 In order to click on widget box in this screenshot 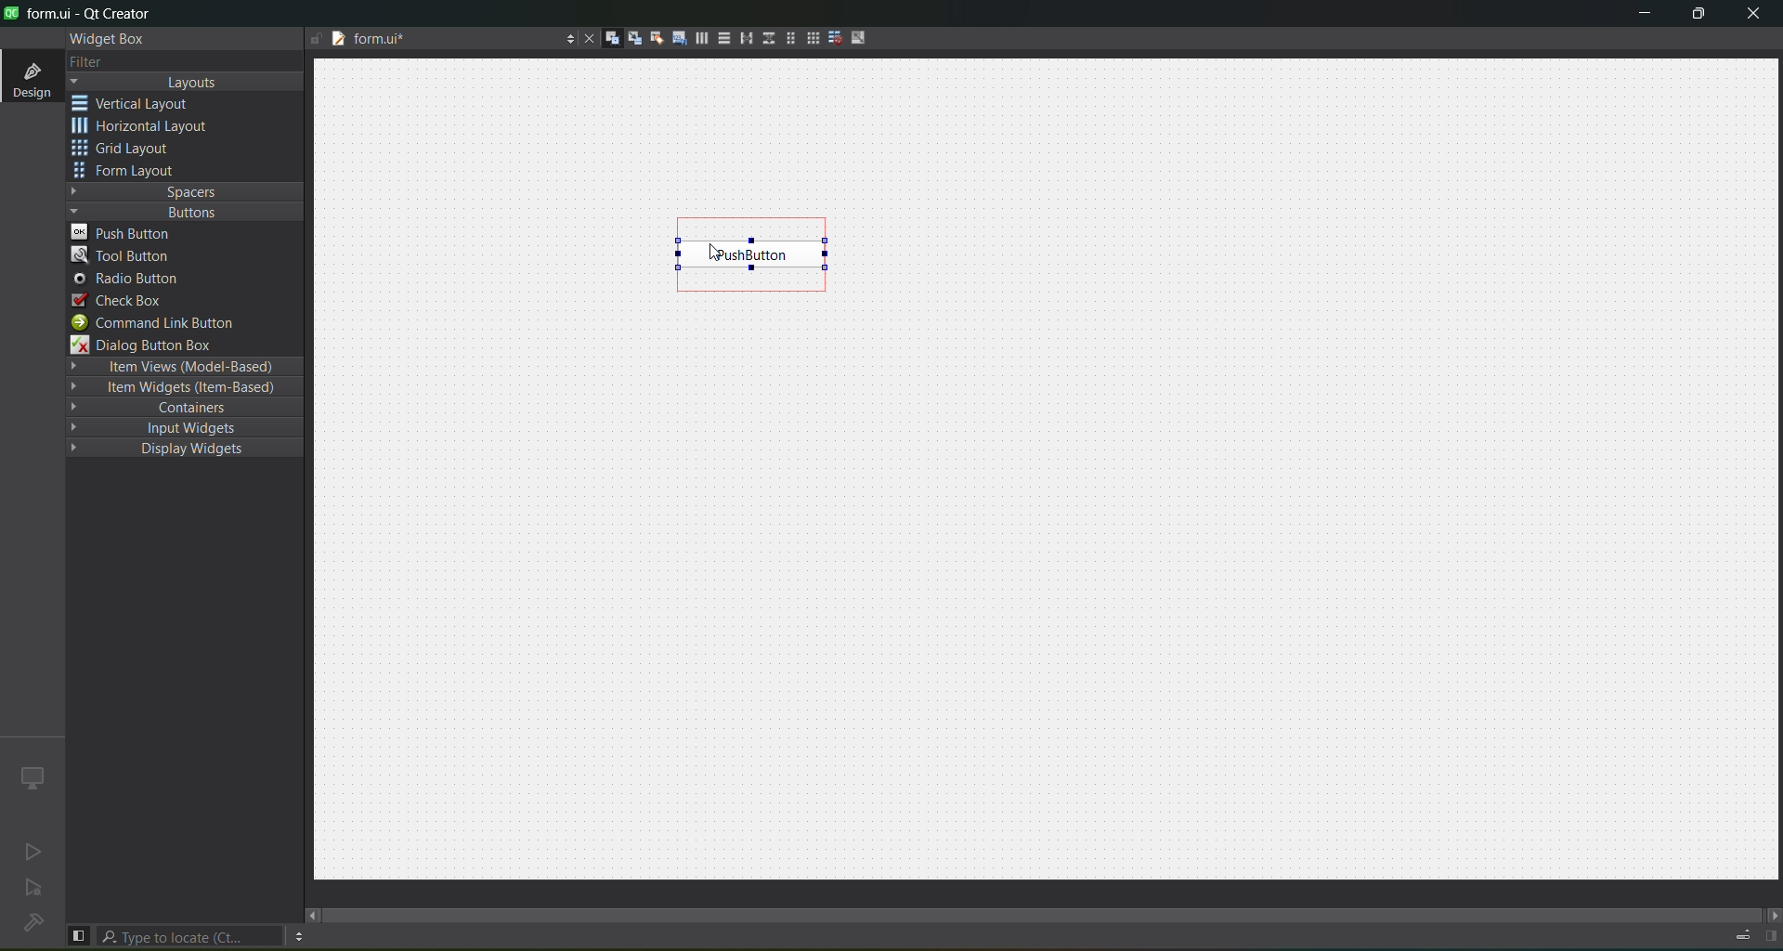, I will do `click(104, 38)`.